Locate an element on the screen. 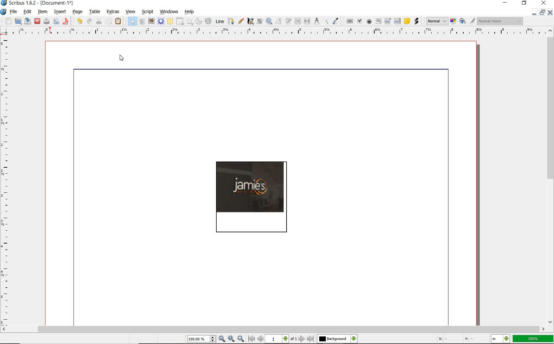  redo is located at coordinates (89, 21).